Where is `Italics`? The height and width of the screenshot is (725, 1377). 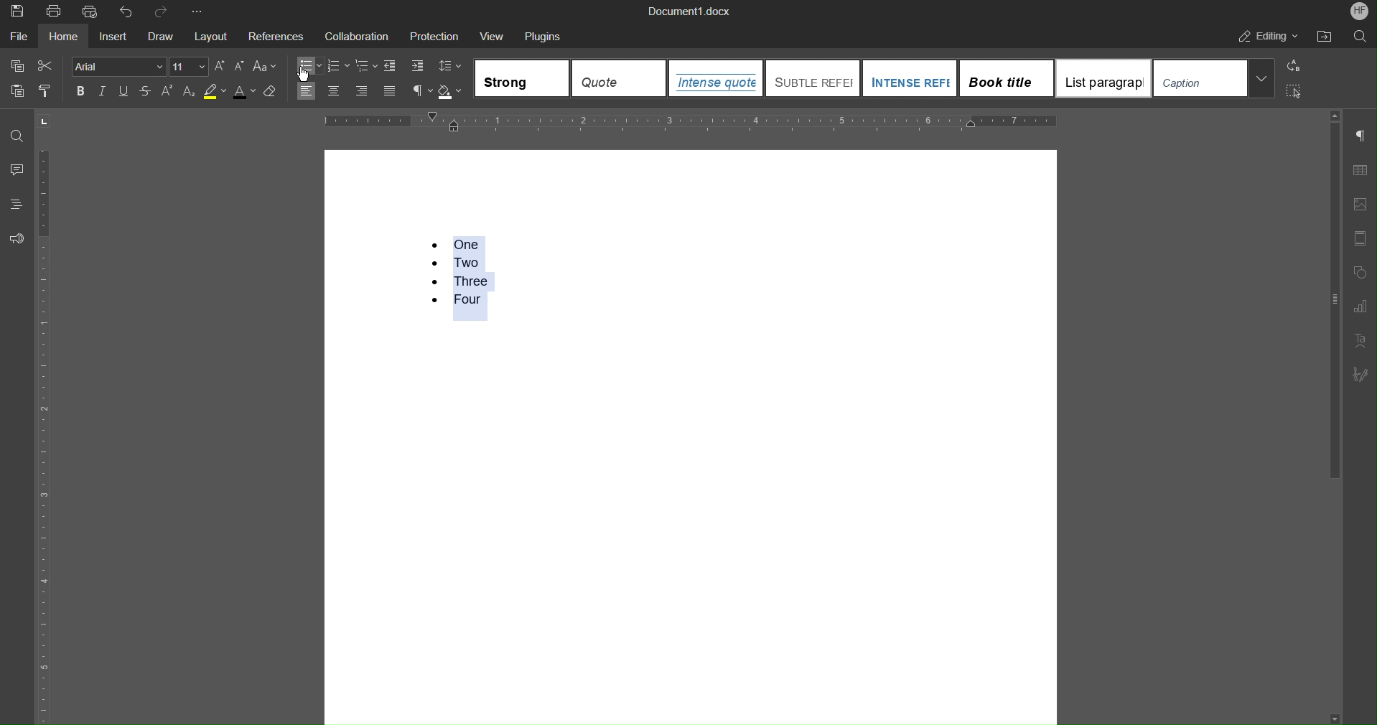 Italics is located at coordinates (101, 92).